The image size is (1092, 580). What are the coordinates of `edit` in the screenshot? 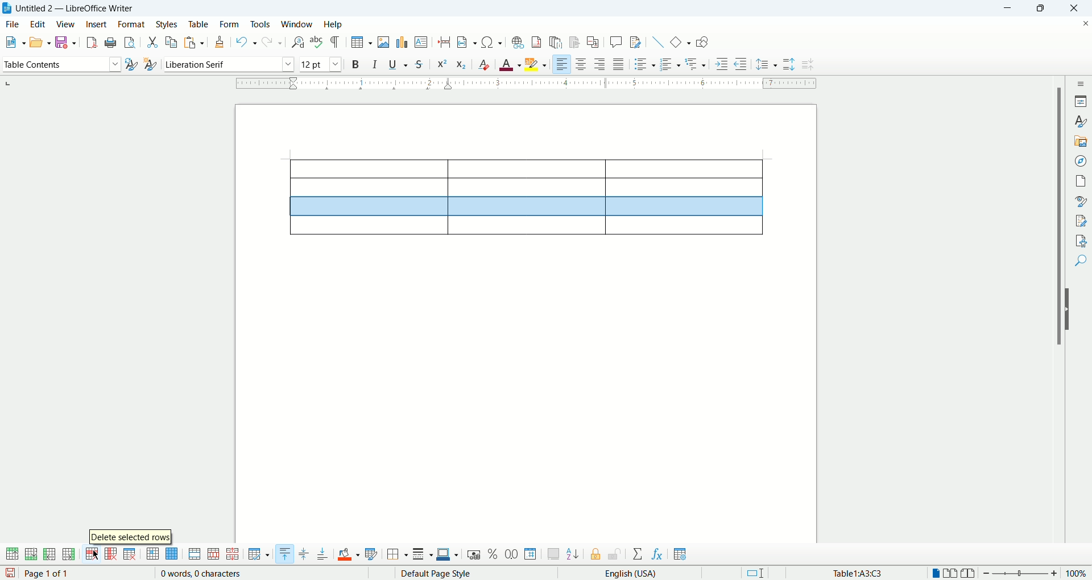 It's located at (38, 24).